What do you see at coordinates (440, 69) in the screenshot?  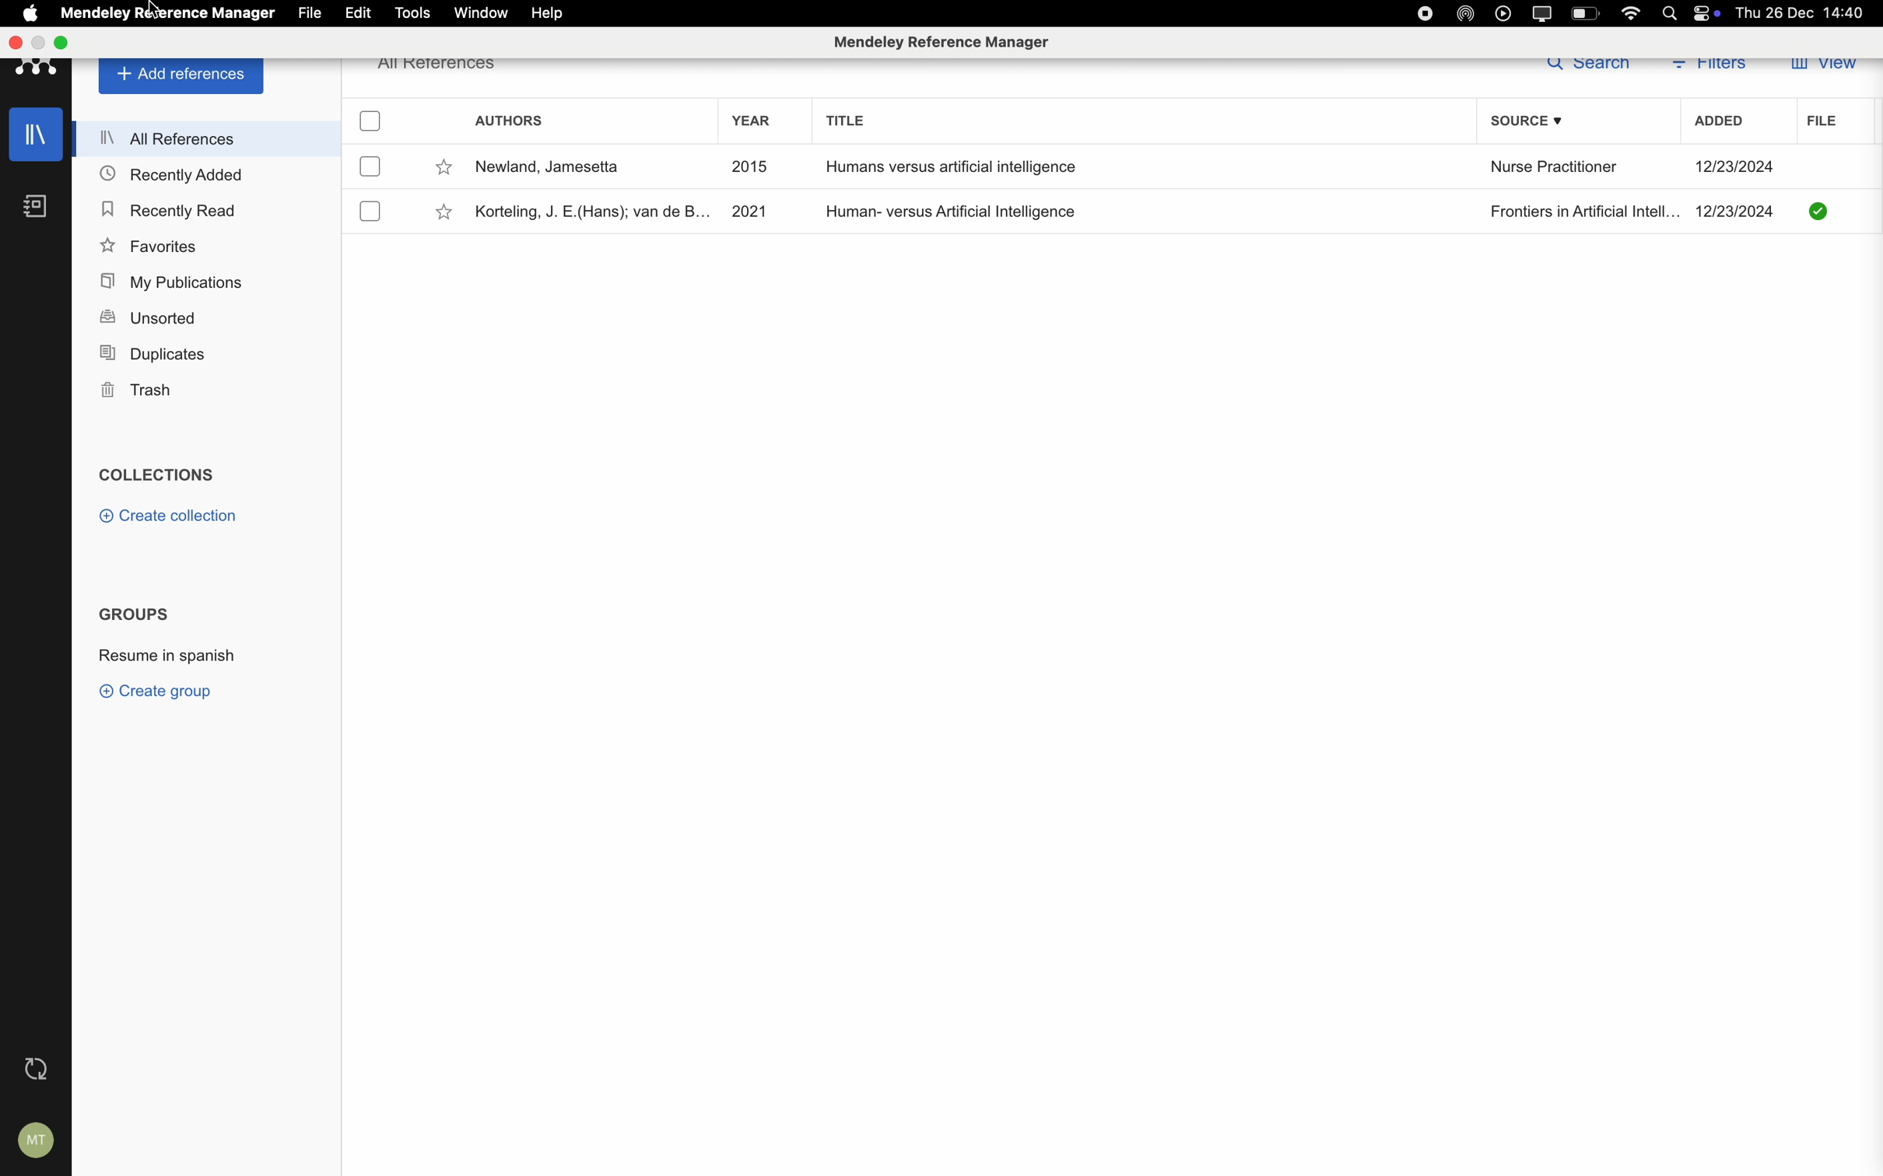 I see `all references` at bounding box center [440, 69].